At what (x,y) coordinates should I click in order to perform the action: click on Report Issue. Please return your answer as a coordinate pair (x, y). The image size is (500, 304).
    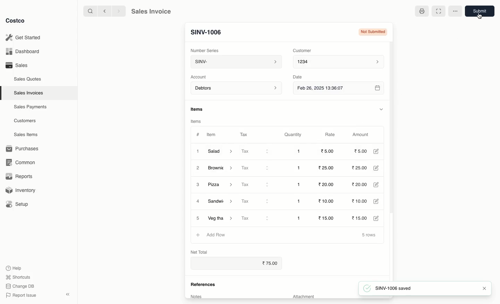
    Looking at the image, I should click on (20, 295).